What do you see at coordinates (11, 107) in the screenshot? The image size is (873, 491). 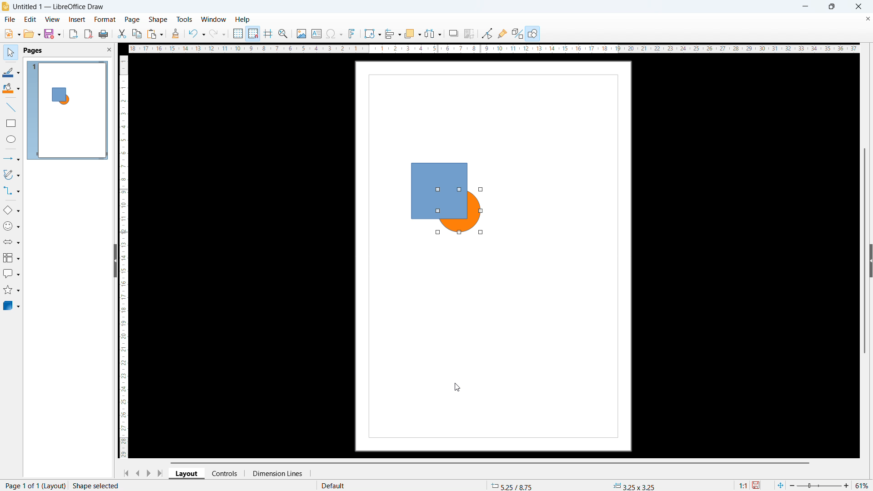 I see `Line tool ` at bounding box center [11, 107].